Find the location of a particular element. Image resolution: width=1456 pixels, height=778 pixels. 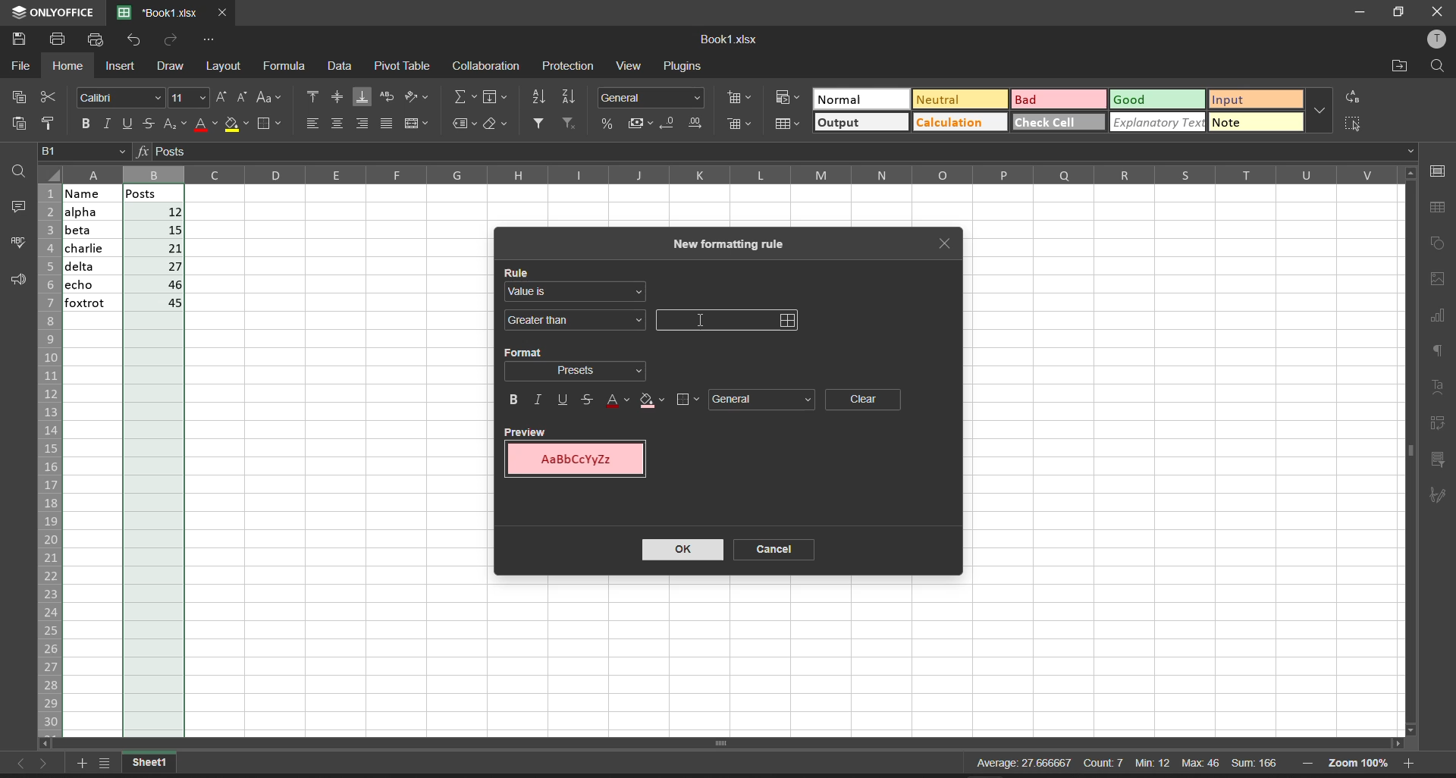

explanatory text is located at coordinates (1159, 123).